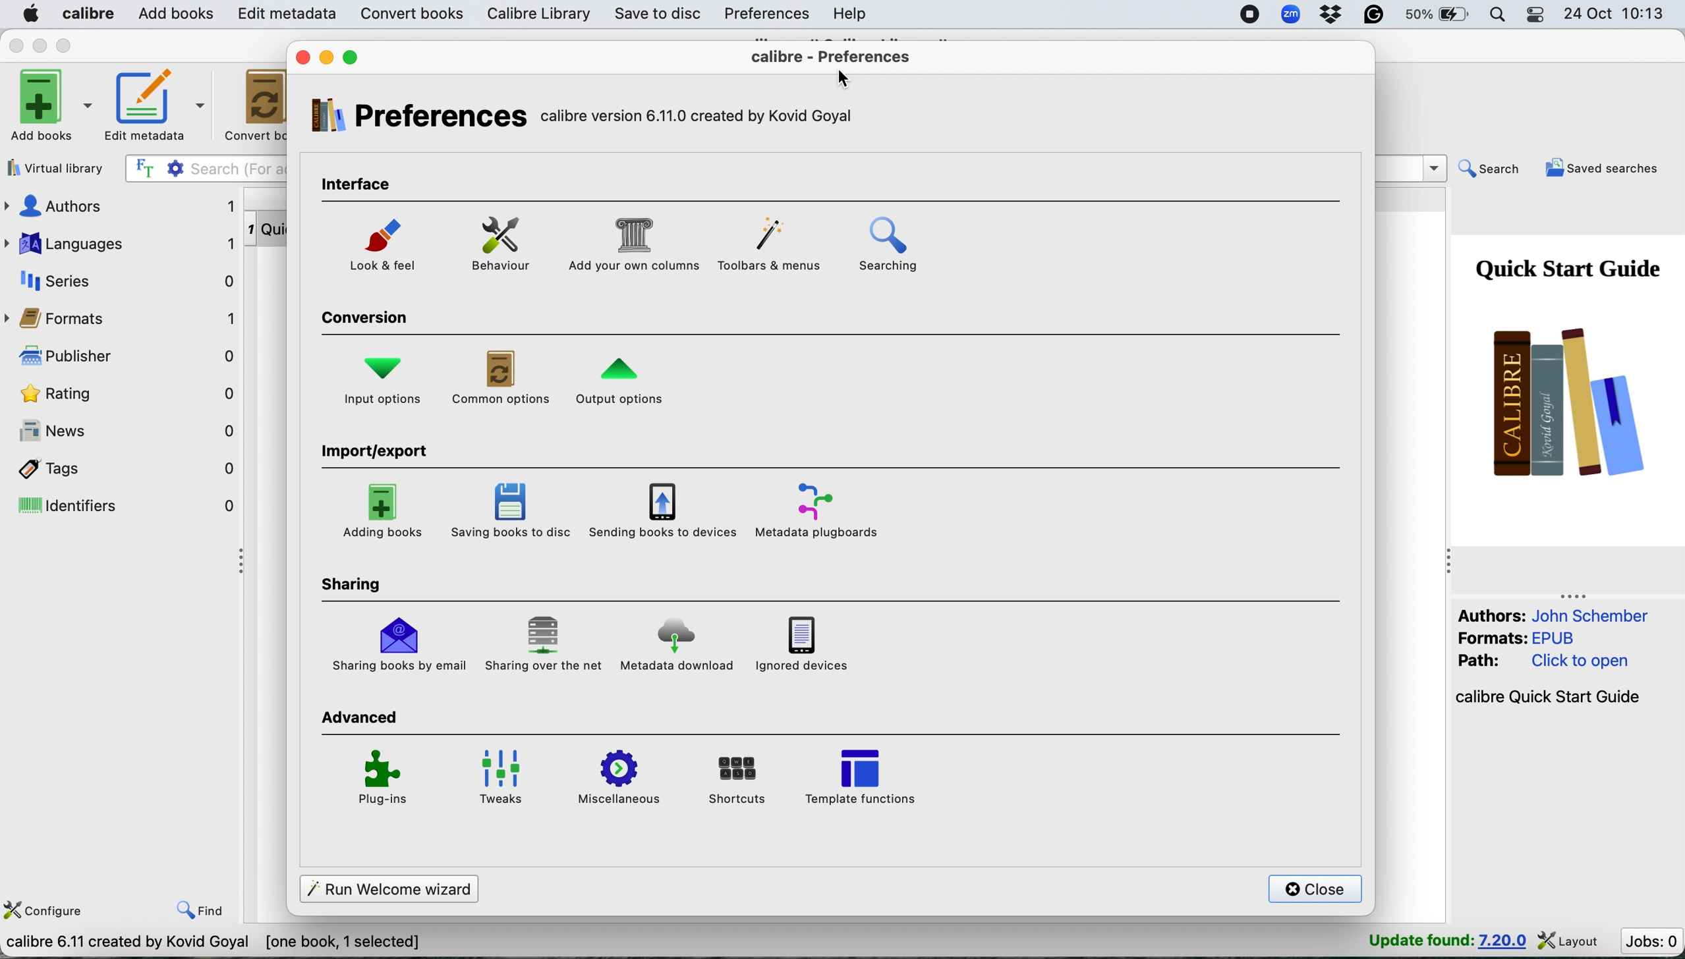 The height and width of the screenshot is (959, 1685). What do you see at coordinates (143, 169) in the screenshot?
I see `full text` at bounding box center [143, 169].